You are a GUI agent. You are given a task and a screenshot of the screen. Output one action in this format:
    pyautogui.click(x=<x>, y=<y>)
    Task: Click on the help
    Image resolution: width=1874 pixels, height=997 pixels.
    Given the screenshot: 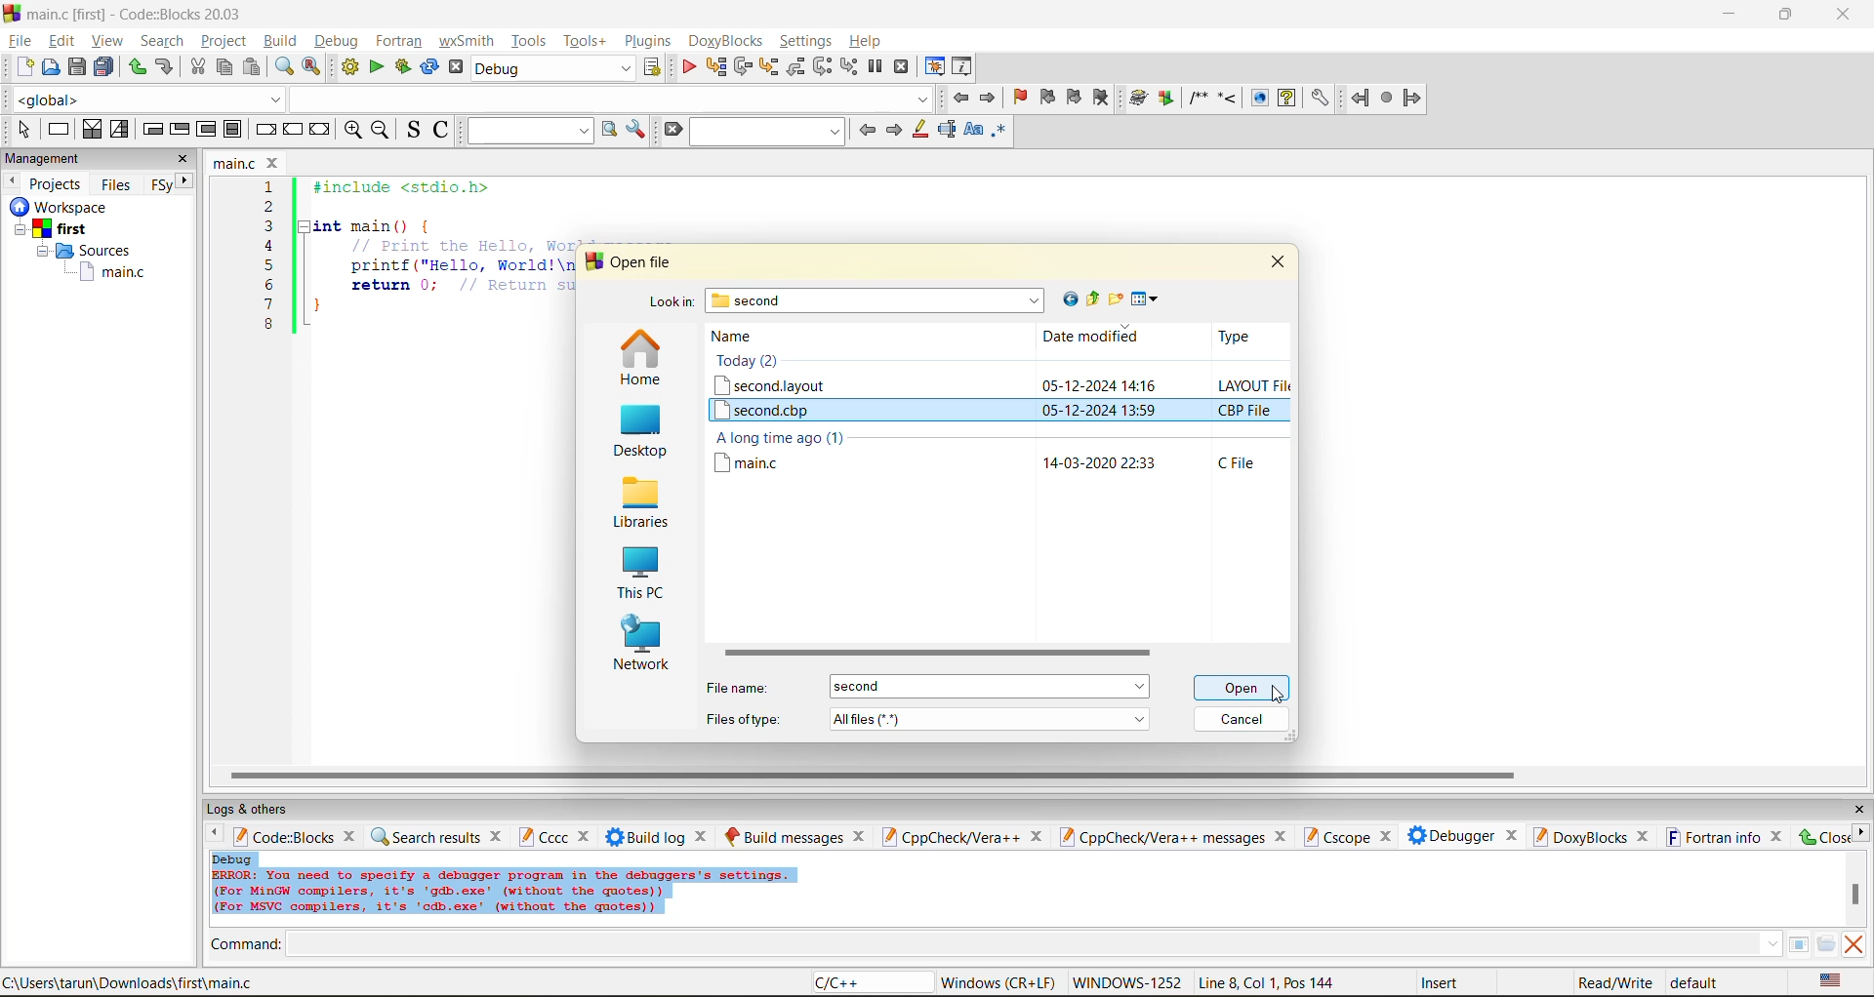 What is the action you would take?
    pyautogui.click(x=1286, y=98)
    